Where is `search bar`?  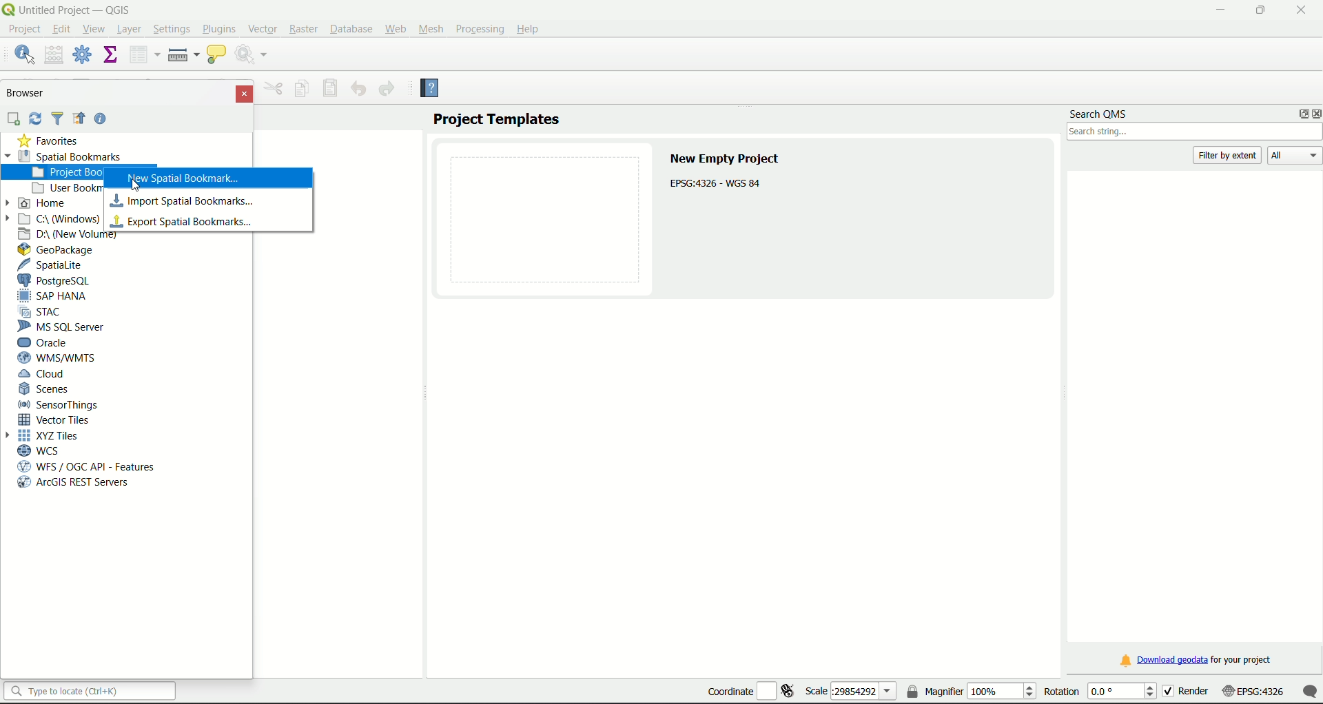
search bar is located at coordinates (90, 691).